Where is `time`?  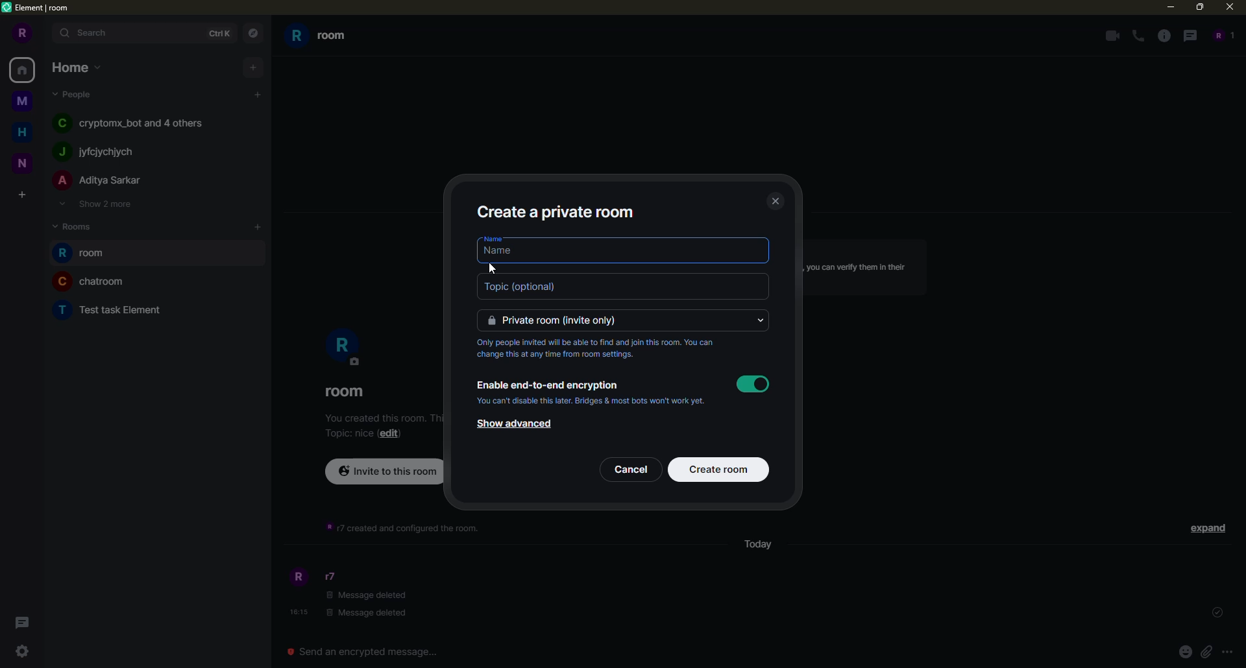 time is located at coordinates (297, 612).